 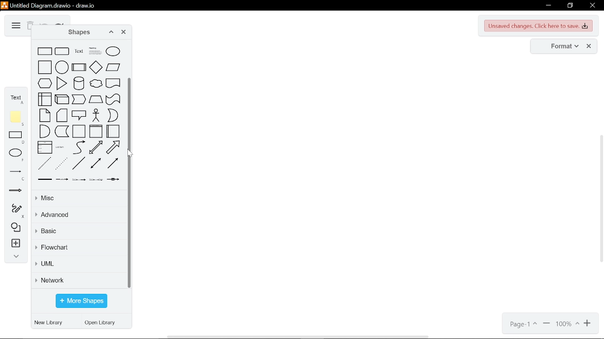 I want to click on untitled diagram.drawio - draw-io, so click(x=54, y=5).